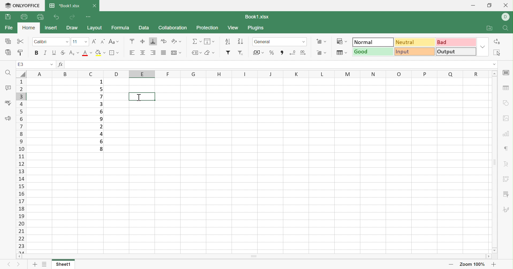  Describe the element at coordinates (227, 53) in the screenshot. I see `Filter` at that location.